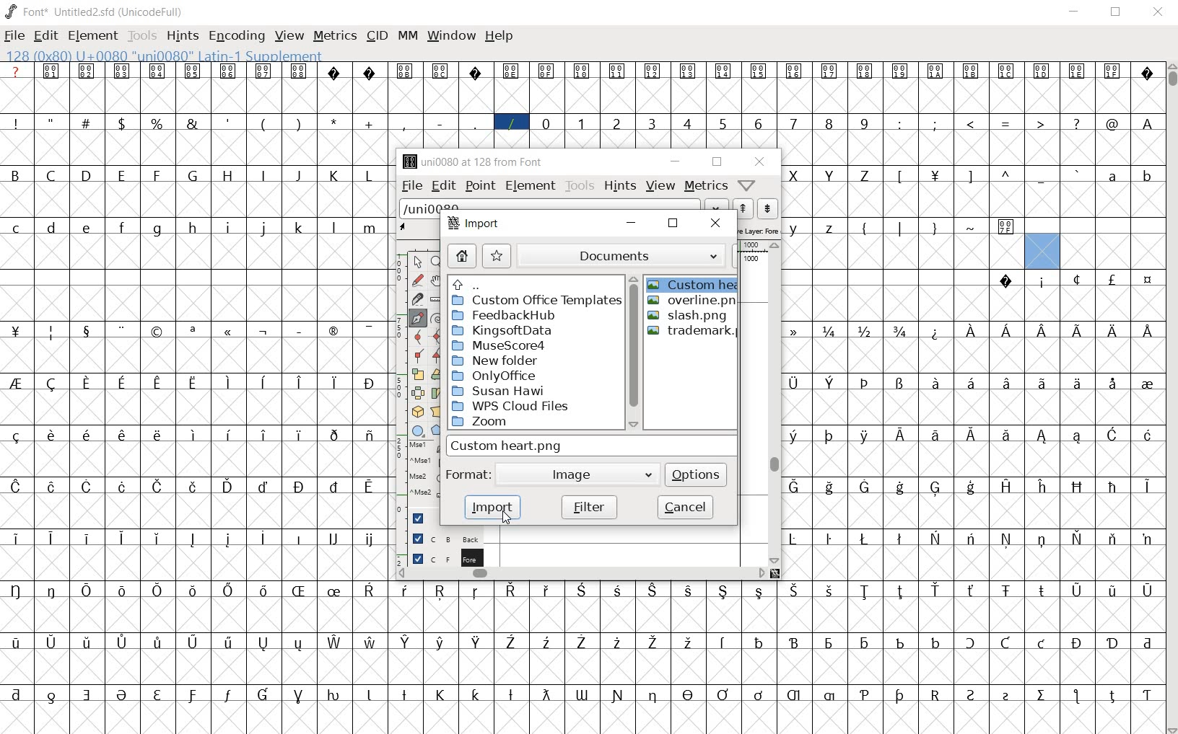 This screenshot has width=1178, height=734. What do you see at coordinates (717, 162) in the screenshot?
I see `restore` at bounding box center [717, 162].